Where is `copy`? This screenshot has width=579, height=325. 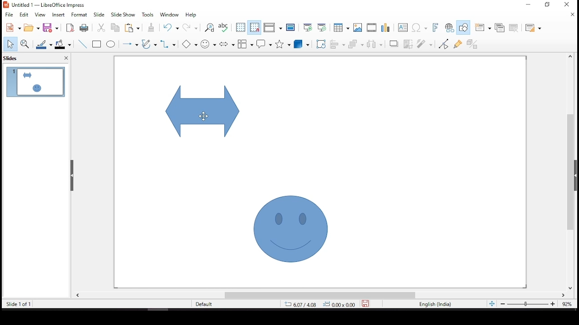 copy is located at coordinates (116, 28).